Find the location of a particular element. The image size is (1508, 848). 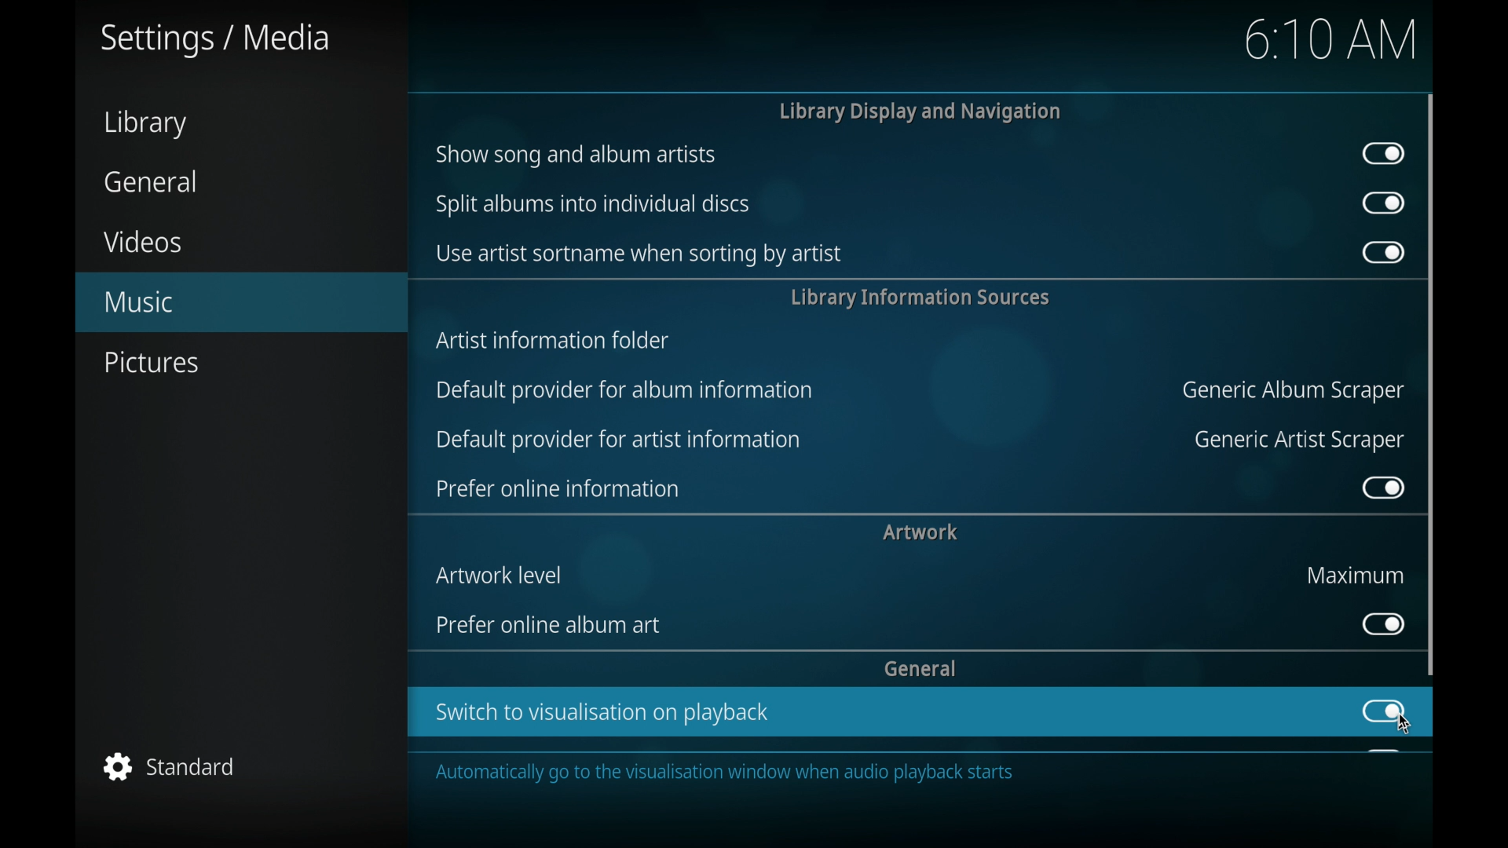

default provider for artist information  is located at coordinates (618, 440).